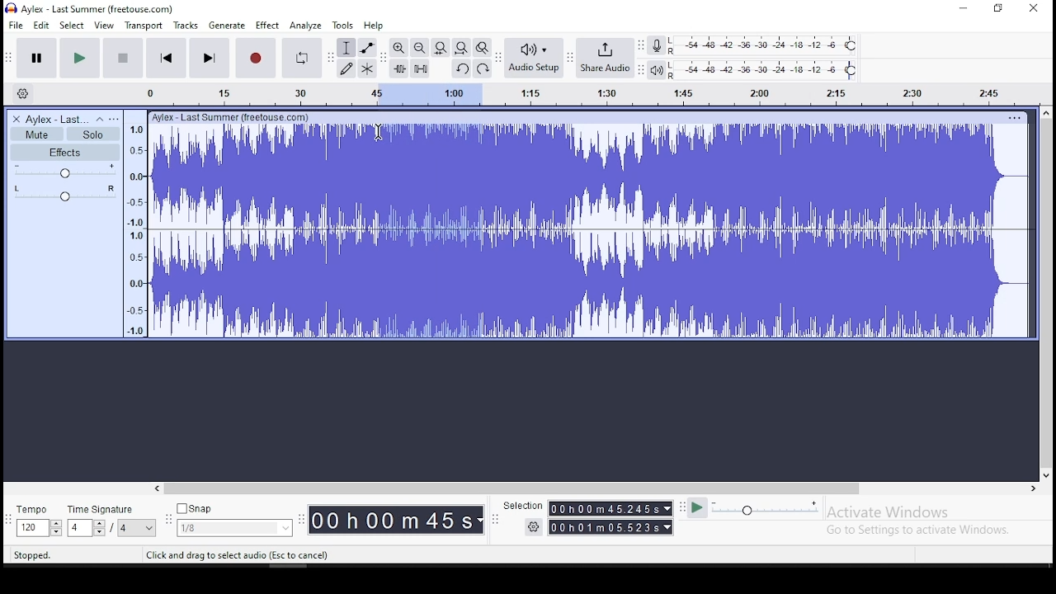 Image resolution: width=1056 pixels, height=594 pixels. What do you see at coordinates (58, 120) in the screenshot?
I see `audio` at bounding box center [58, 120].